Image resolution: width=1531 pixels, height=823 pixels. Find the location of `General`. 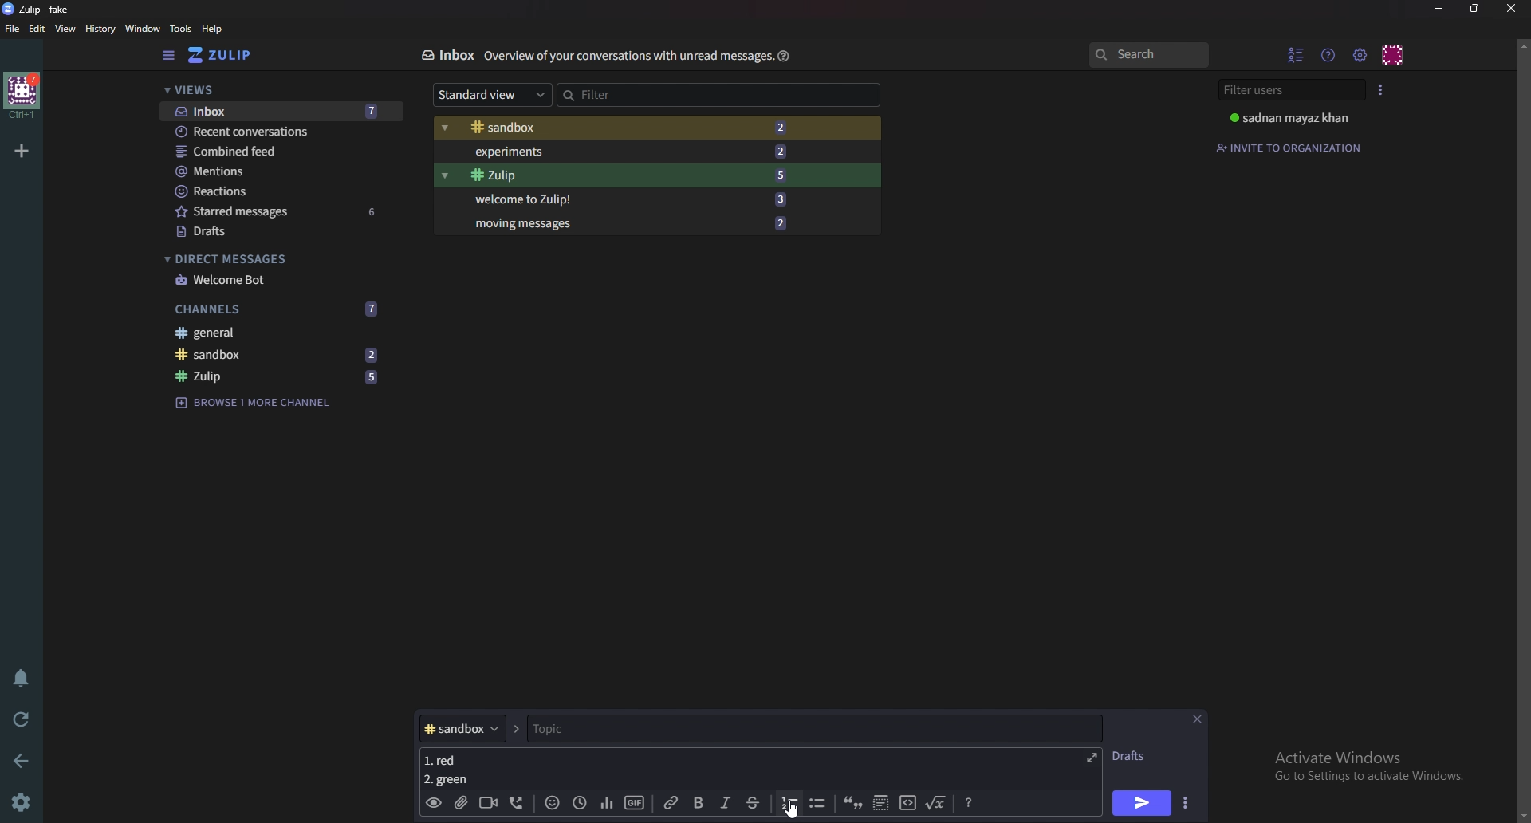

General is located at coordinates (279, 334).